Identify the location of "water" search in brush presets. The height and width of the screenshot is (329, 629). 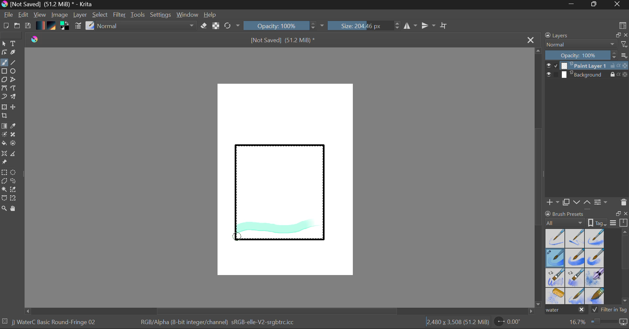
(565, 311).